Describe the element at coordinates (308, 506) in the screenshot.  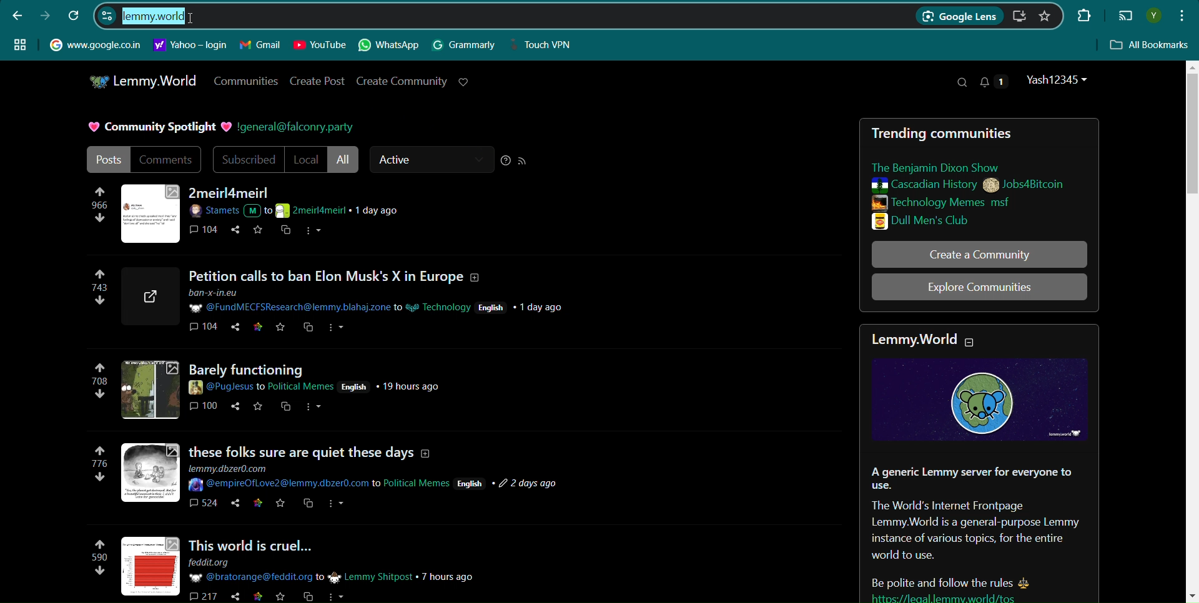
I see `copy` at that location.